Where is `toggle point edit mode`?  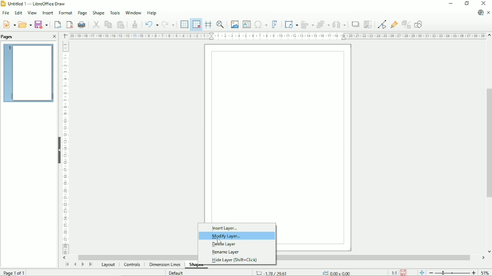 toggle point edit mode is located at coordinates (382, 24).